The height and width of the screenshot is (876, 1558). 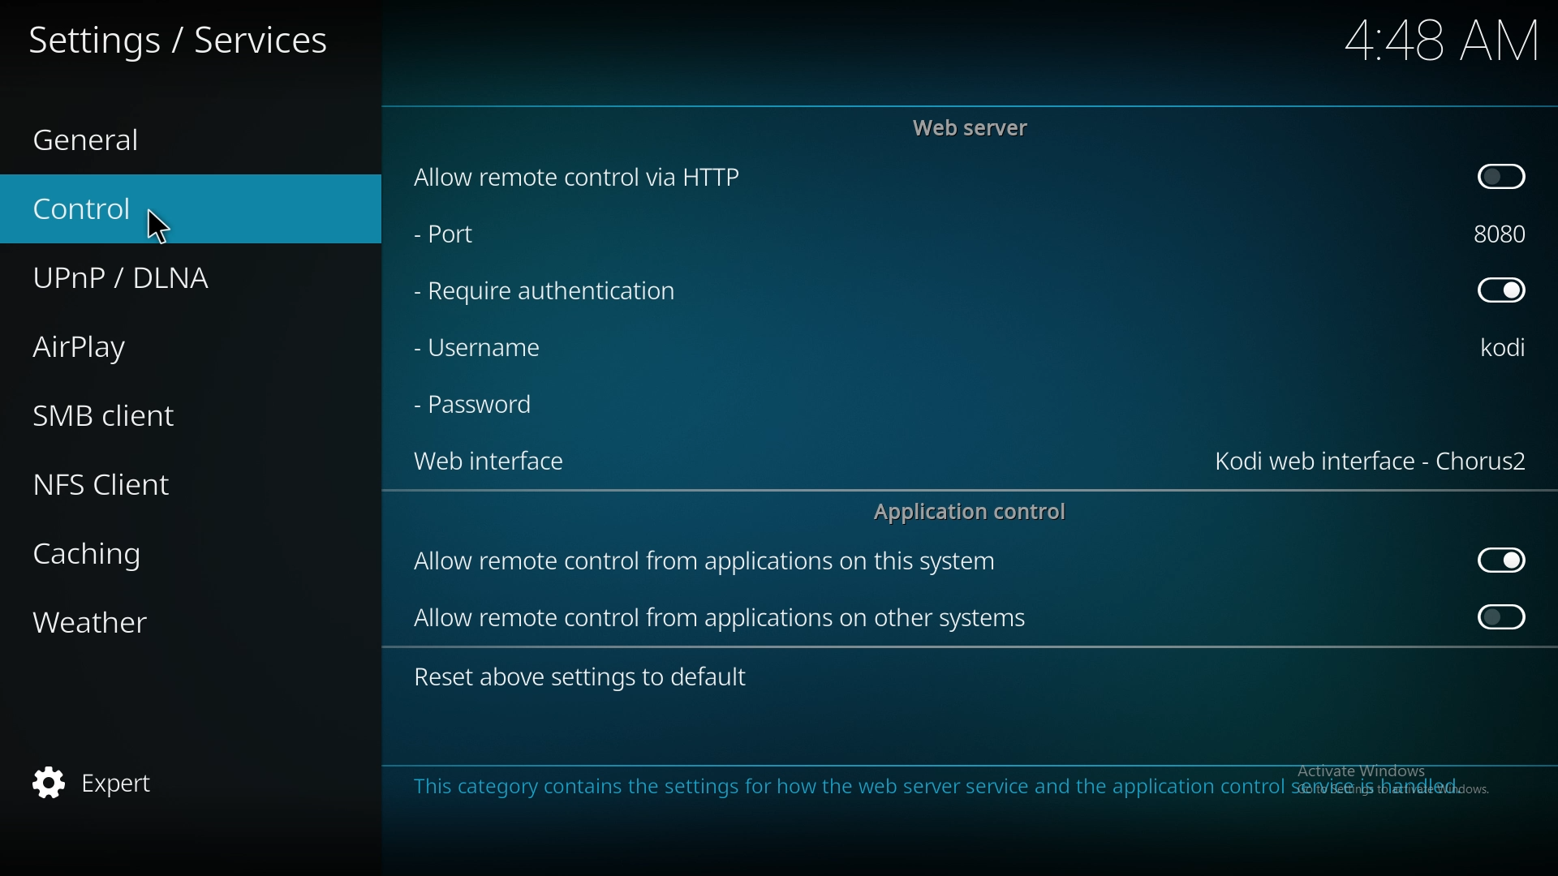 What do you see at coordinates (1504, 178) in the screenshot?
I see `on` at bounding box center [1504, 178].